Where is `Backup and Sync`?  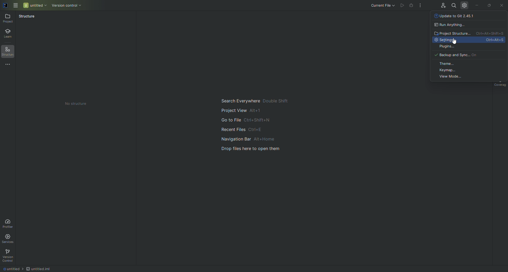 Backup and Sync is located at coordinates (469, 55).